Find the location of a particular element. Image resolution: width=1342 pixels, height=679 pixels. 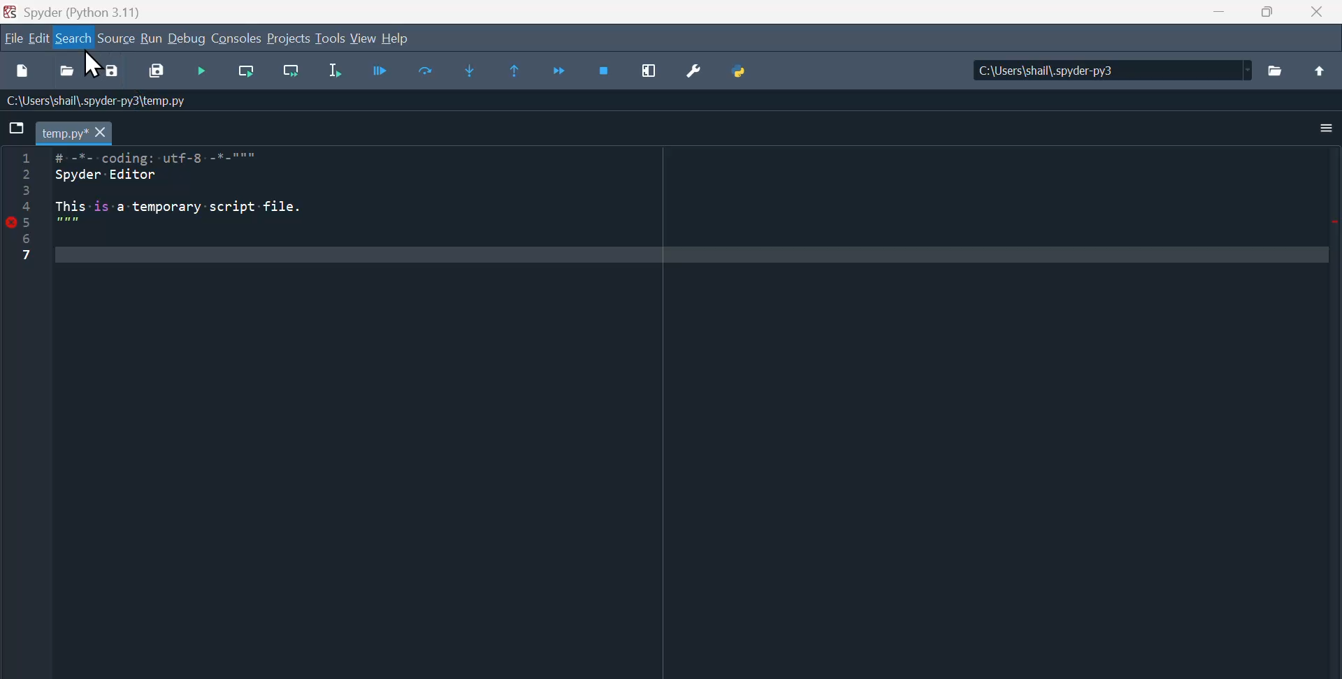

Directory is located at coordinates (1109, 69).